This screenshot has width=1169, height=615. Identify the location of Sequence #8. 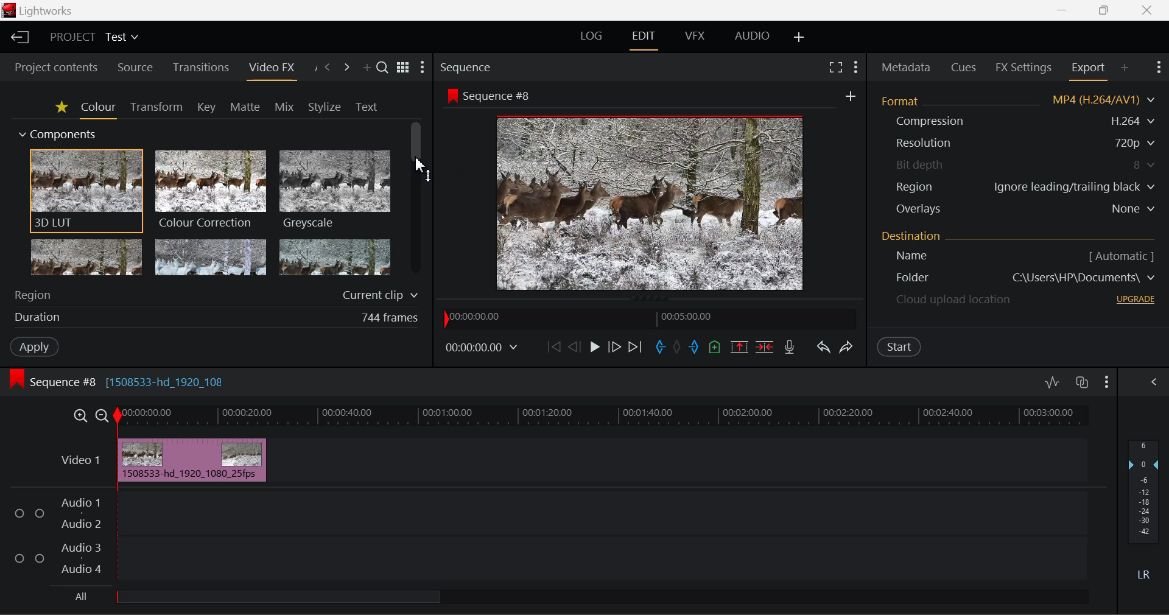
(502, 97).